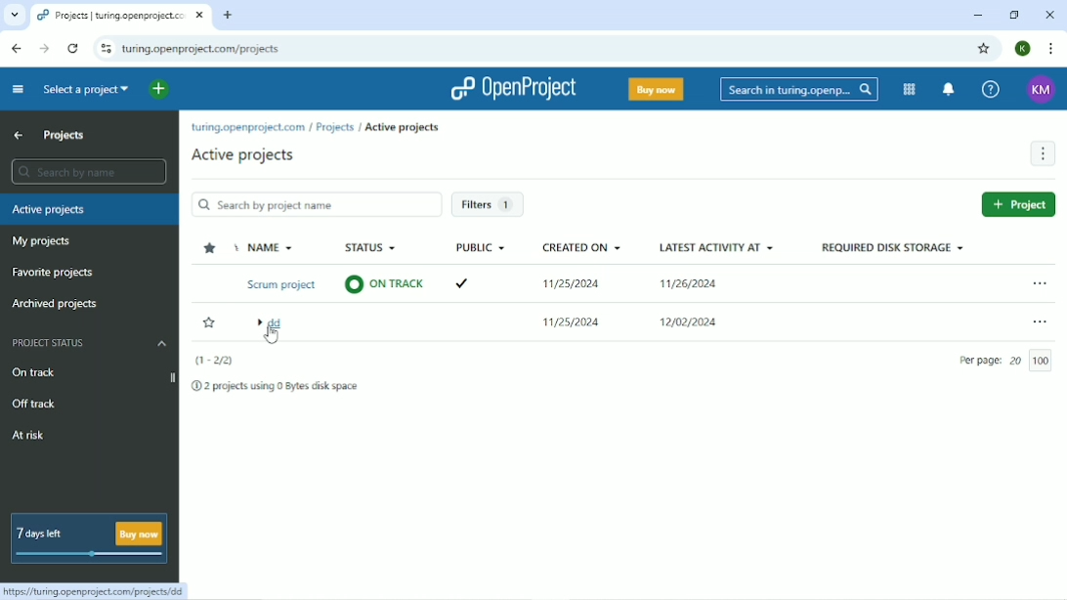 This screenshot has width=1067, height=600. Describe the element at coordinates (105, 50) in the screenshot. I see `View site information` at that location.